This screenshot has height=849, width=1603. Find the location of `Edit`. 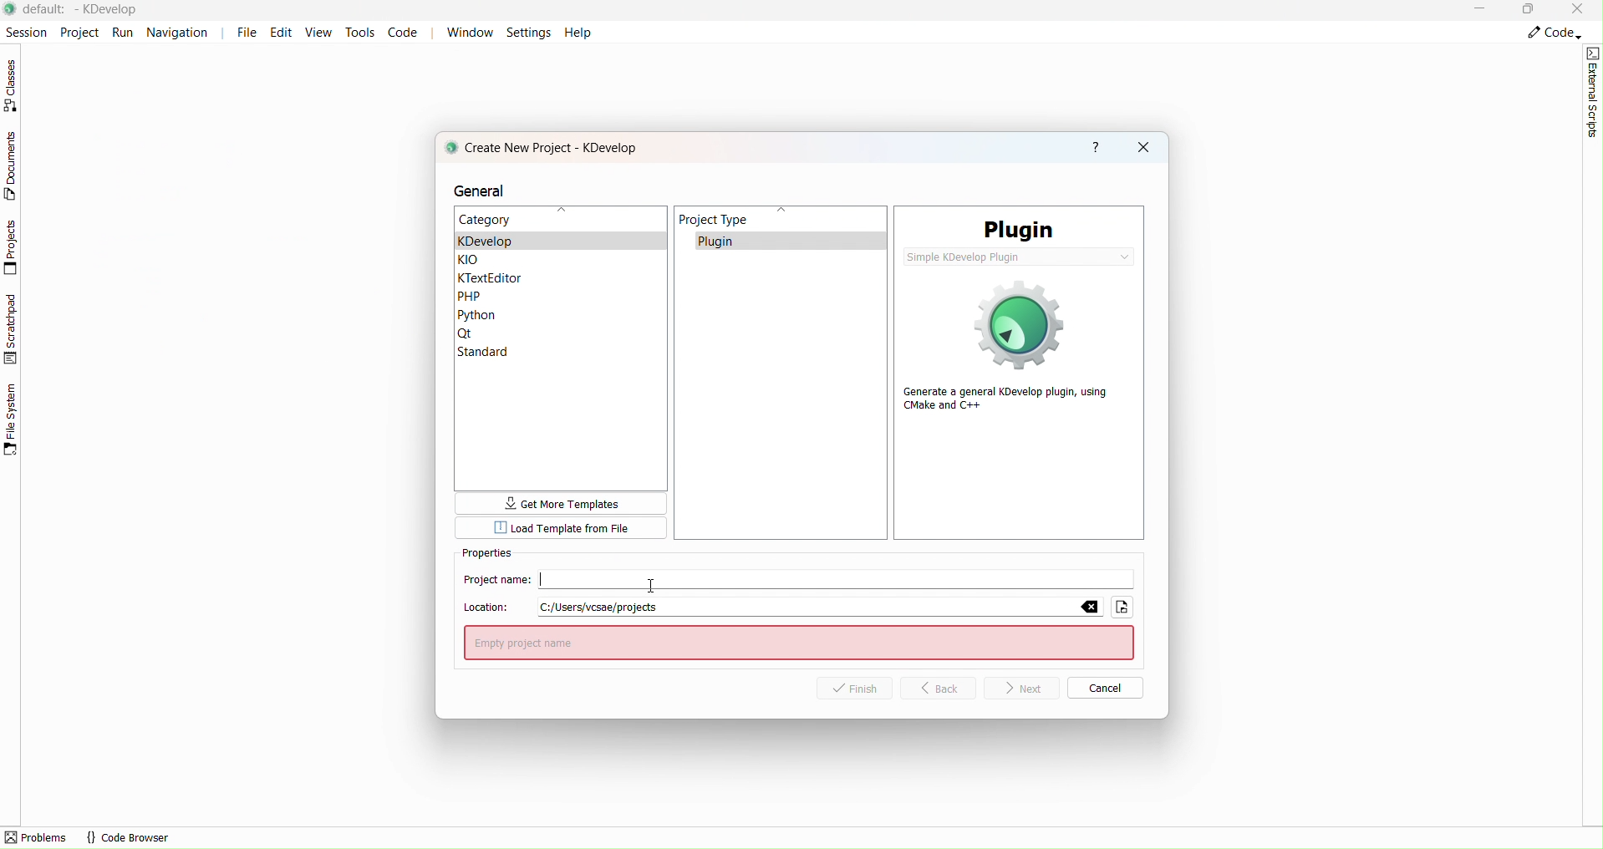

Edit is located at coordinates (285, 33).